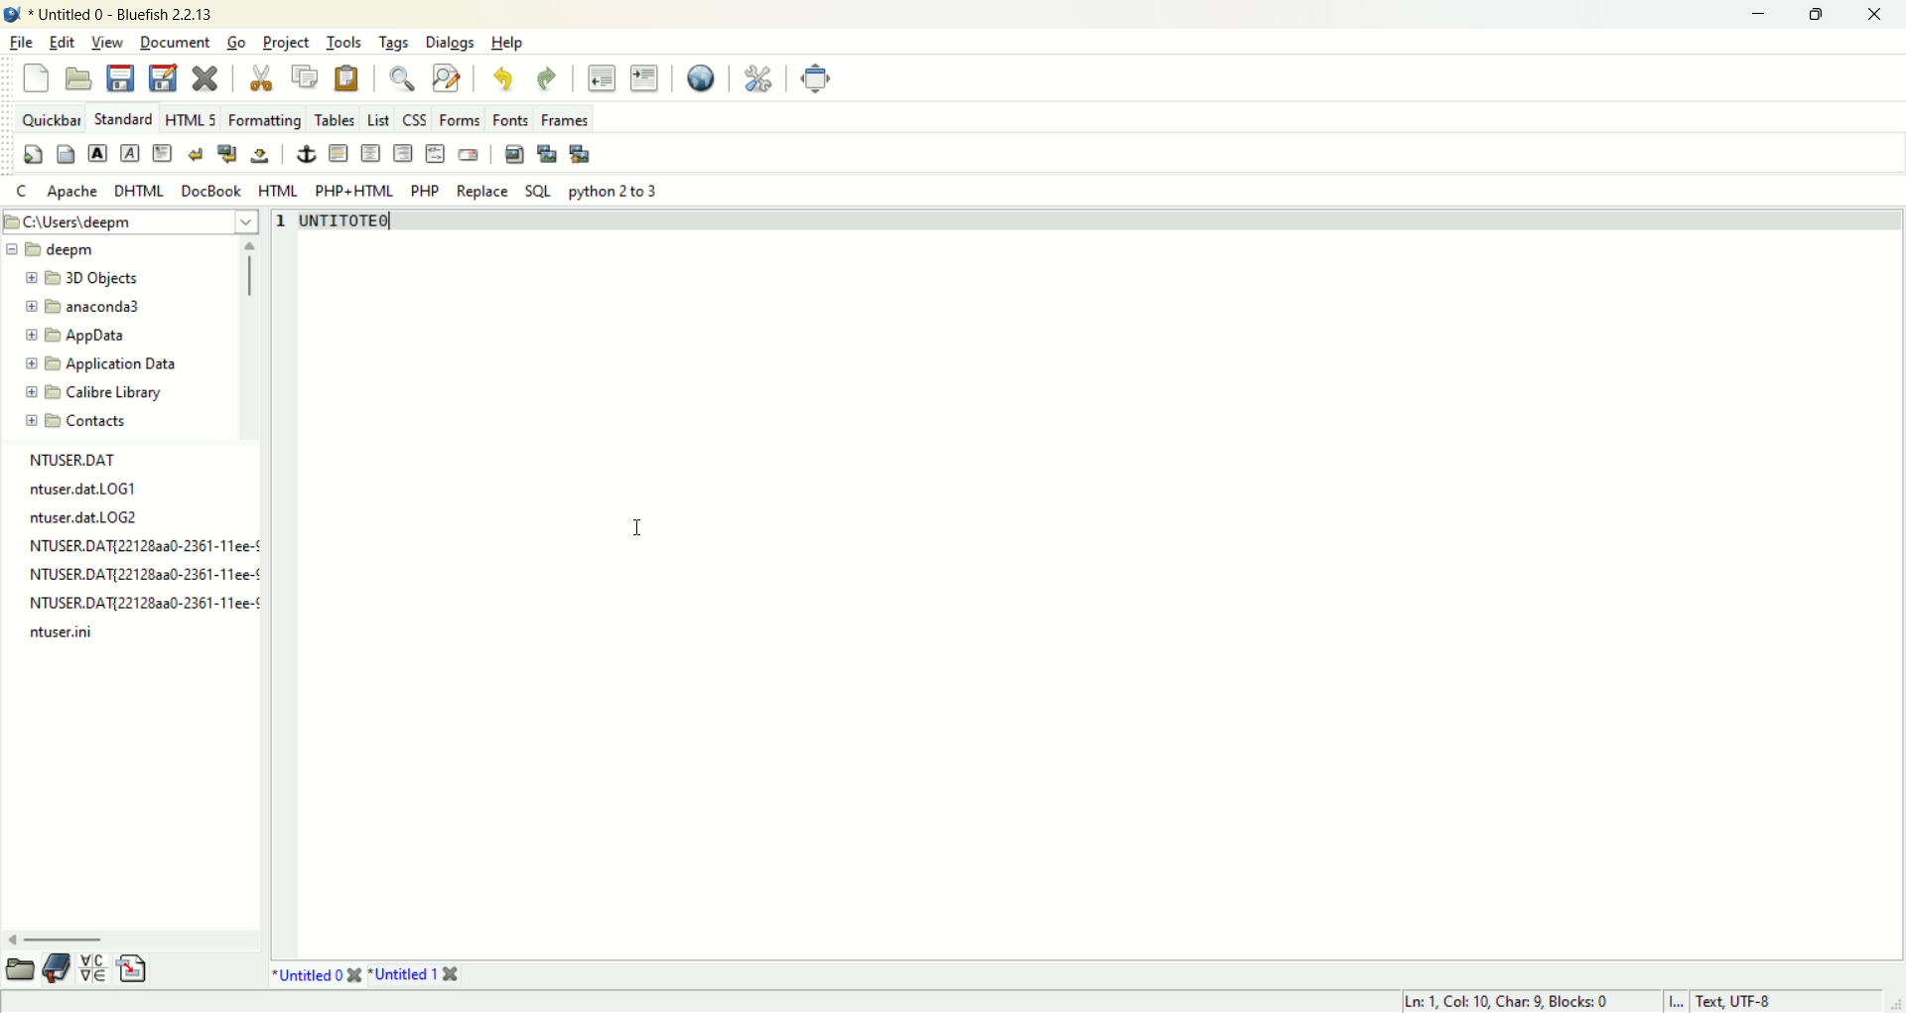 This screenshot has width=1906, height=1013. What do you see at coordinates (235, 43) in the screenshot?
I see `go` at bounding box center [235, 43].